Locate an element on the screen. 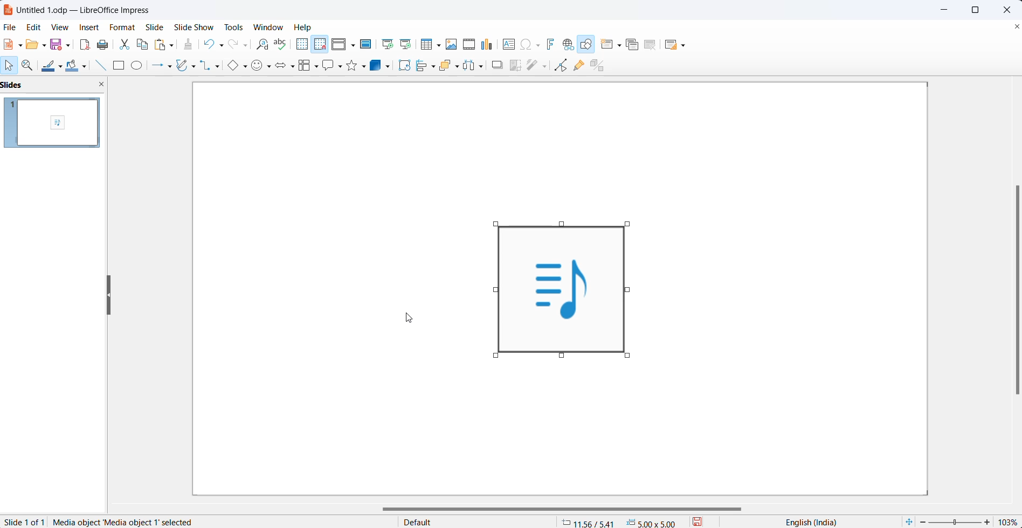 The image size is (1022, 528). toggle point edit mode is located at coordinates (560, 67).